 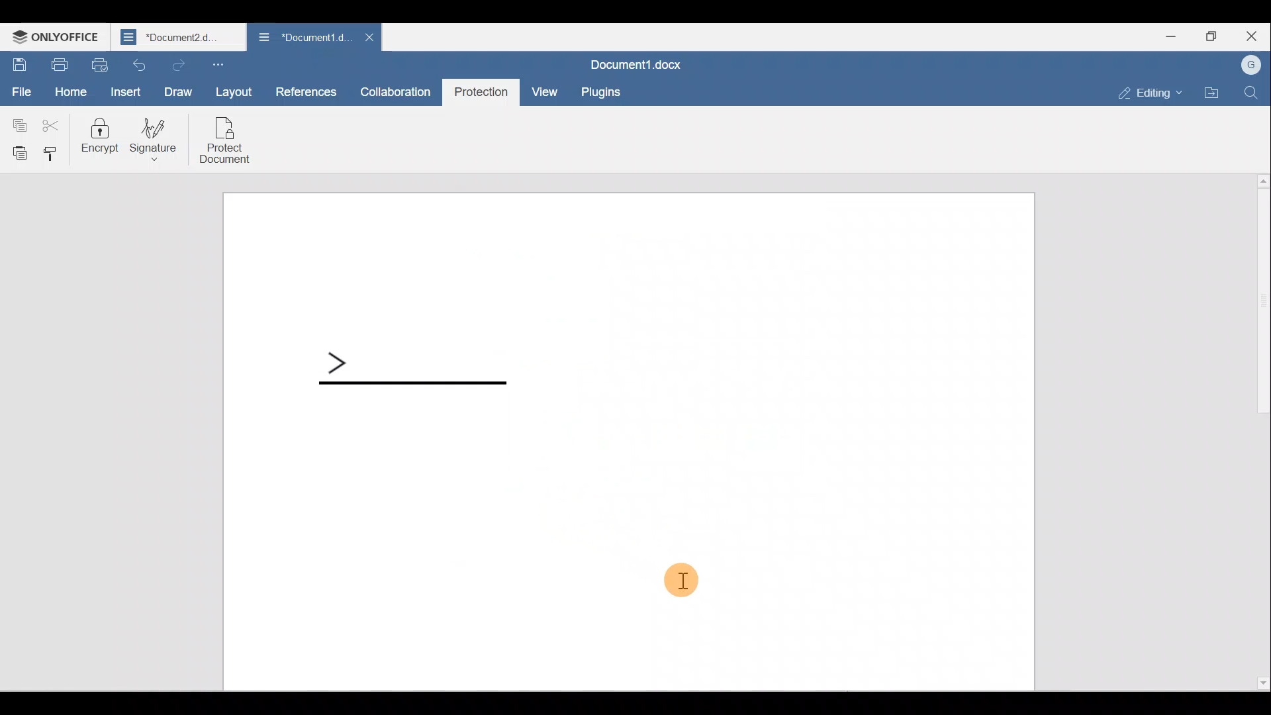 I want to click on Save, so click(x=19, y=64).